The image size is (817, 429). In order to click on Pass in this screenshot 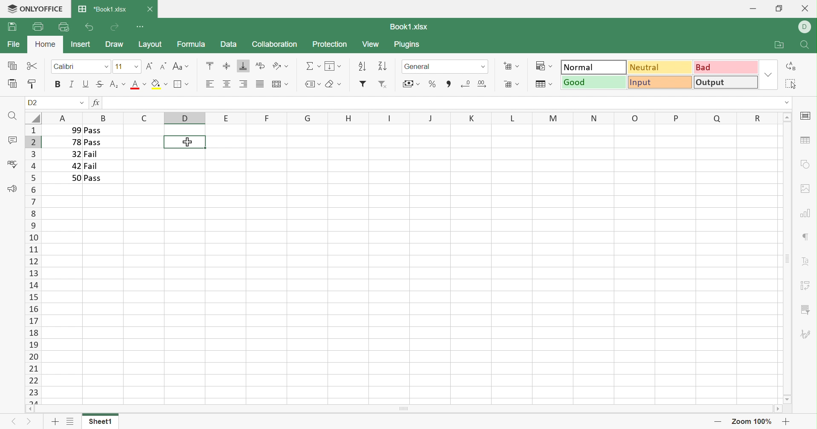, I will do `click(92, 130)`.